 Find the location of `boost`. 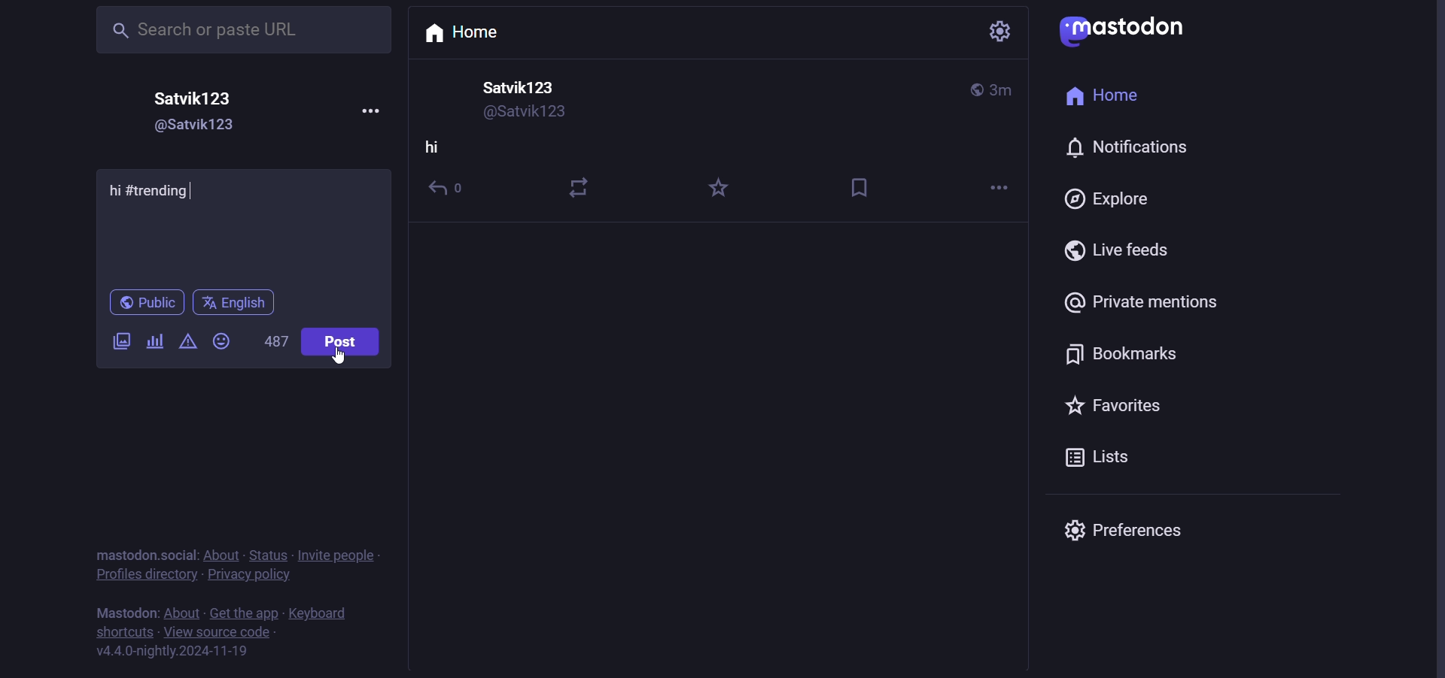

boost is located at coordinates (583, 183).